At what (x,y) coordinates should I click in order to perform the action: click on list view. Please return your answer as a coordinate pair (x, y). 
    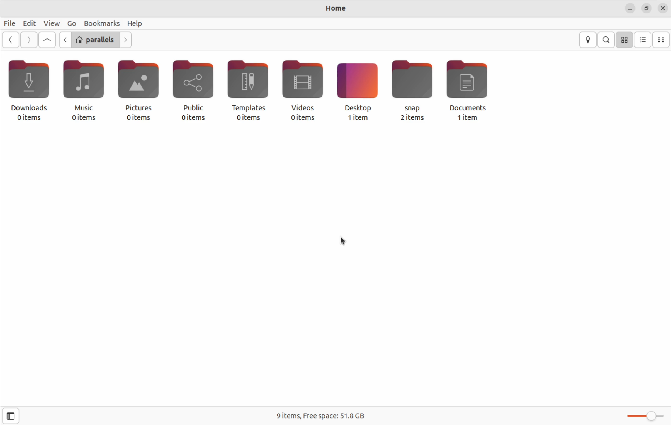
    Looking at the image, I should click on (643, 40).